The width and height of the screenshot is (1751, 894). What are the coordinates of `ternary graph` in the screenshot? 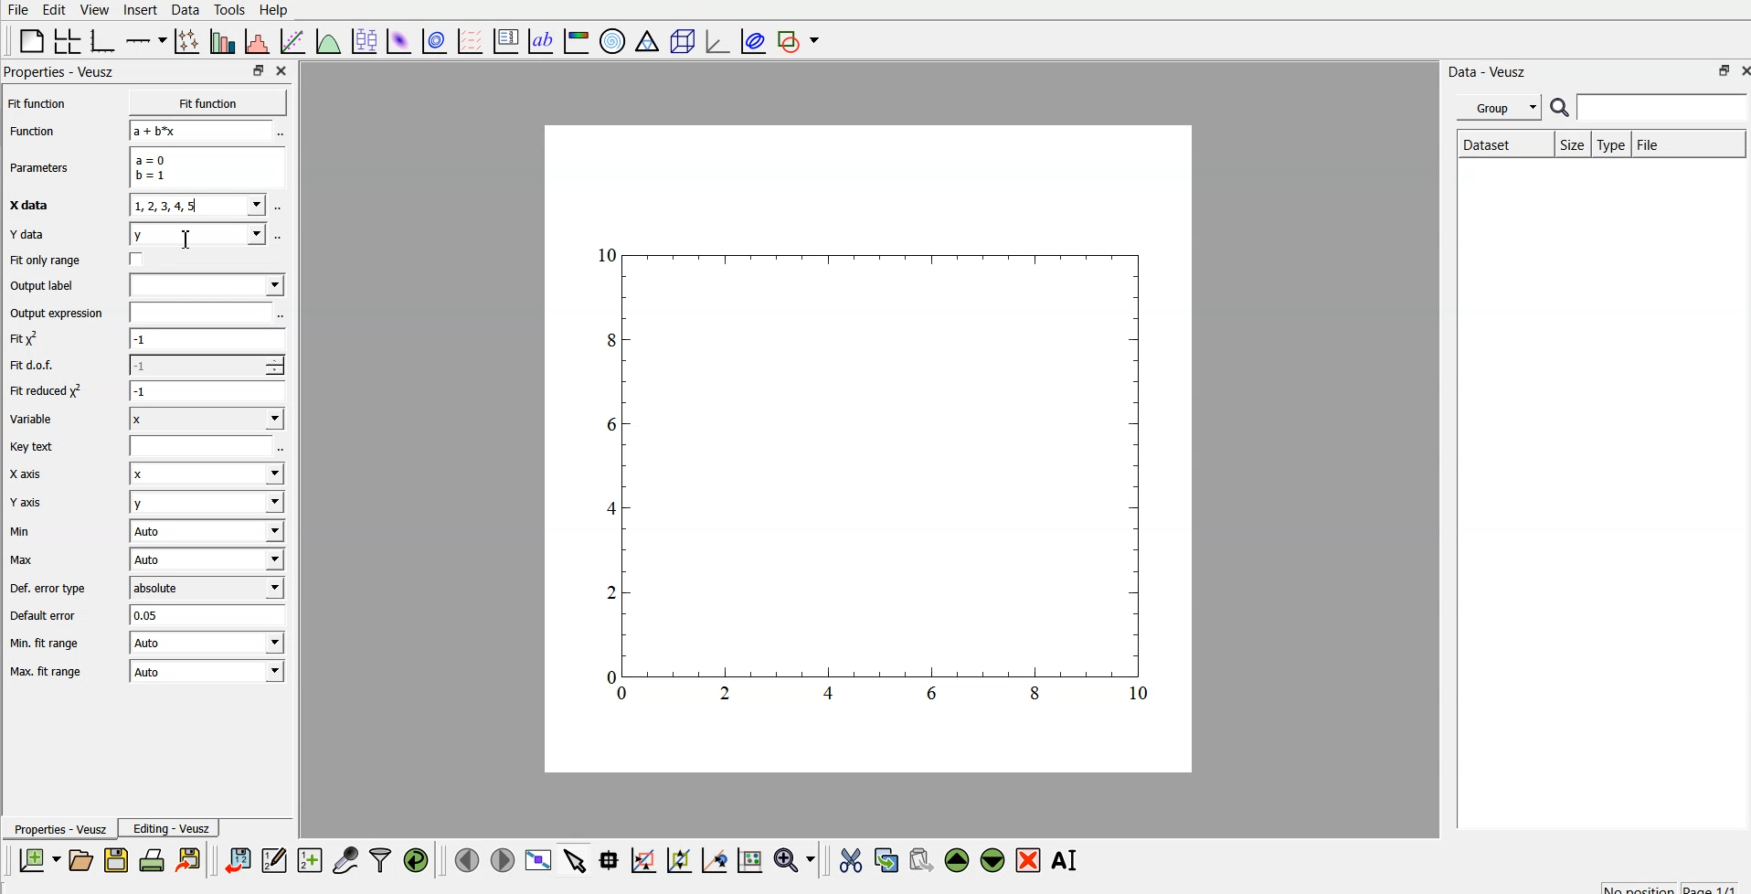 It's located at (647, 43).